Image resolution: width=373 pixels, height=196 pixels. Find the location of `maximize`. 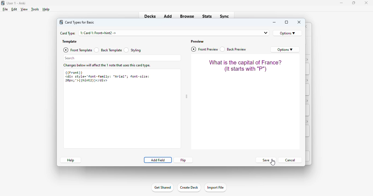

maximize is located at coordinates (287, 22).